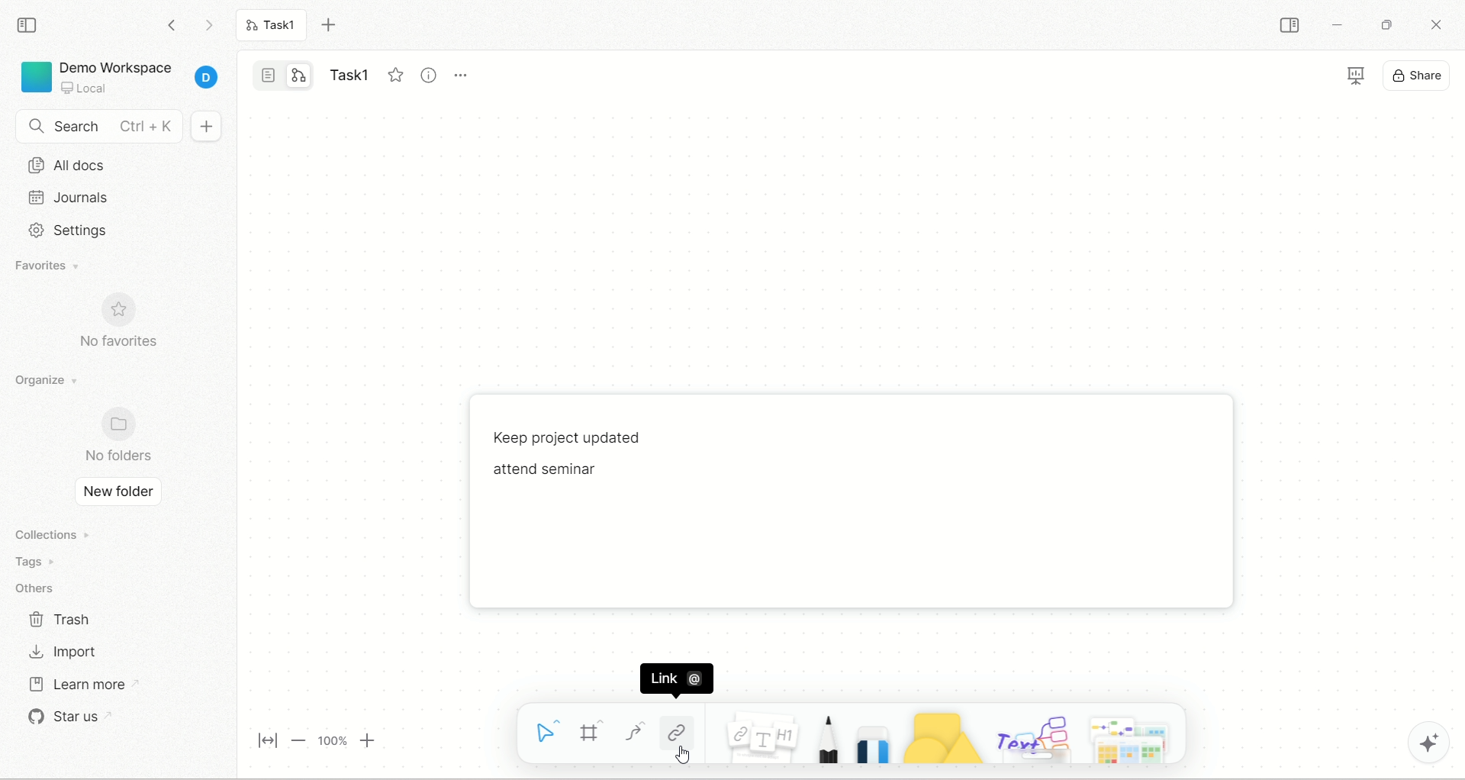  What do you see at coordinates (608, 463) in the screenshot?
I see `text - Keep project updated attend seminar` at bounding box center [608, 463].